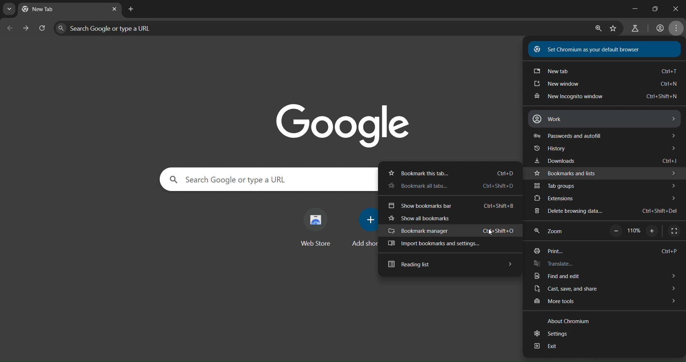  What do you see at coordinates (628, 10) in the screenshot?
I see `minimize` at bounding box center [628, 10].